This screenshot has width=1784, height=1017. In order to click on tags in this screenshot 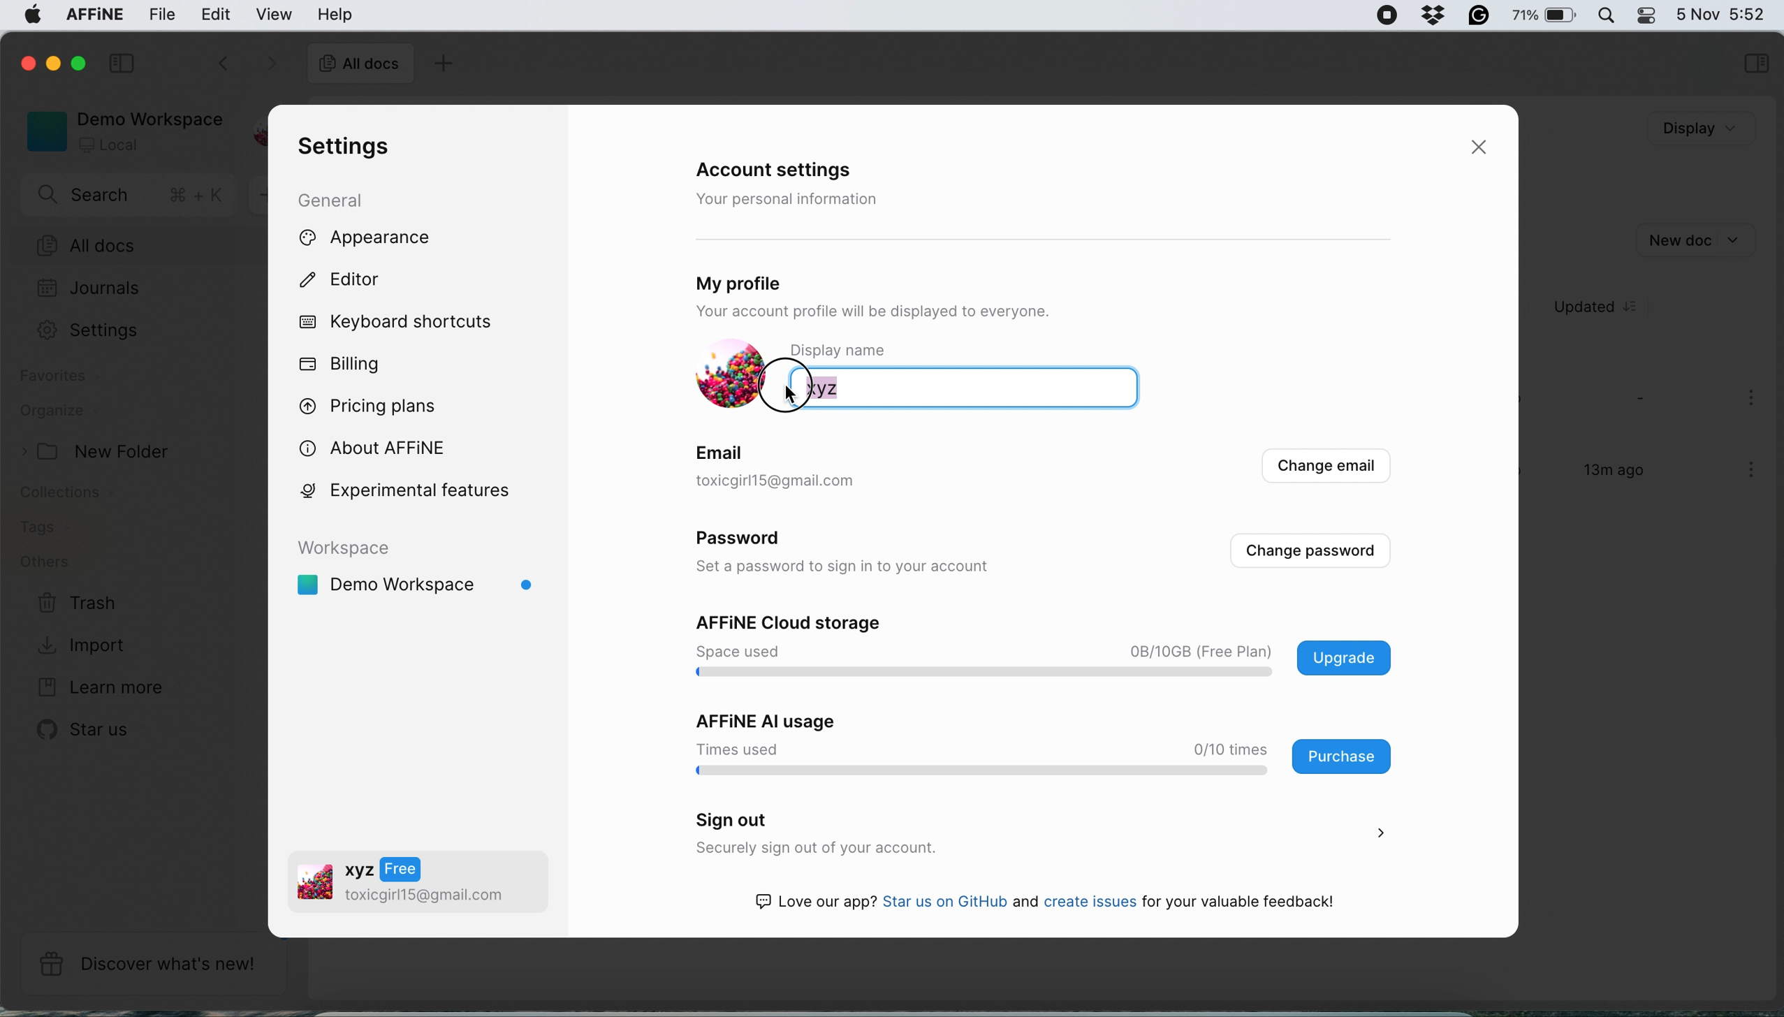, I will do `click(43, 528)`.